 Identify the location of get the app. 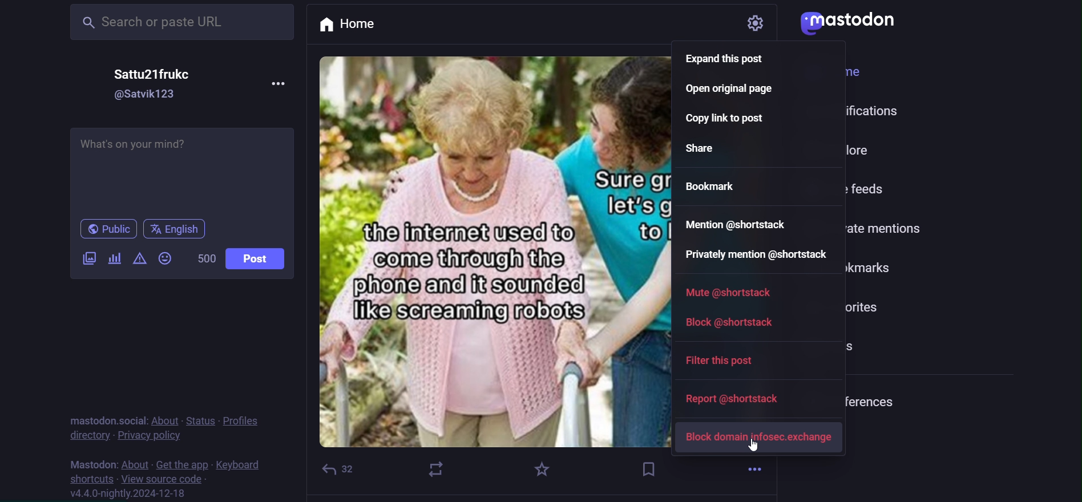
(183, 464).